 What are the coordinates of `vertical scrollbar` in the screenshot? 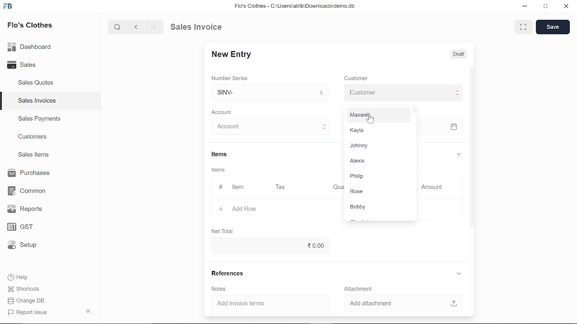 It's located at (473, 146).